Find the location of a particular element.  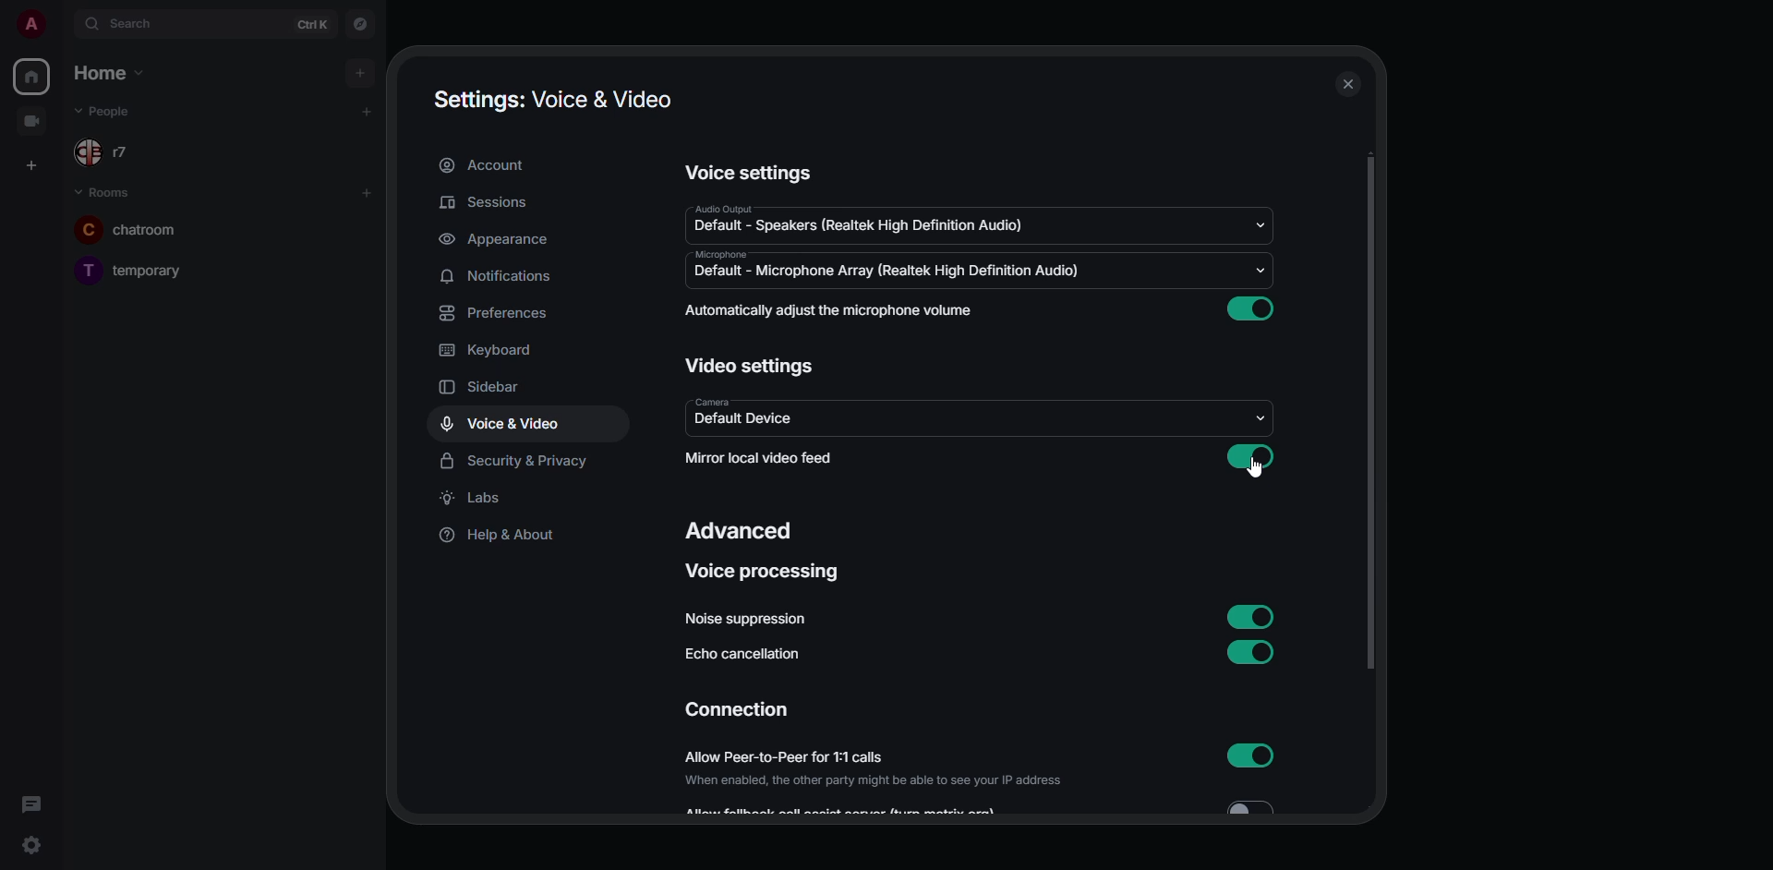

home is located at coordinates (111, 72).